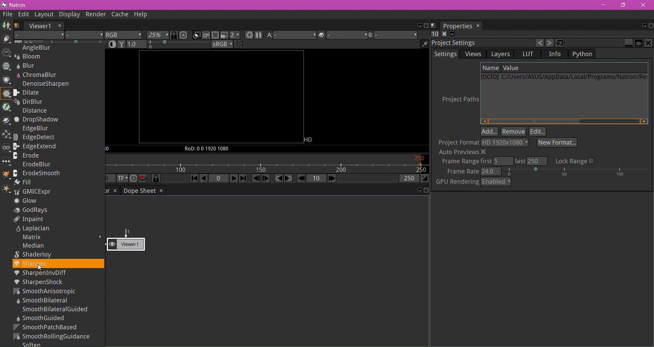 The width and height of the screenshot is (654, 347). What do you see at coordinates (5, 121) in the screenshot?
I see `Merge` at bounding box center [5, 121].